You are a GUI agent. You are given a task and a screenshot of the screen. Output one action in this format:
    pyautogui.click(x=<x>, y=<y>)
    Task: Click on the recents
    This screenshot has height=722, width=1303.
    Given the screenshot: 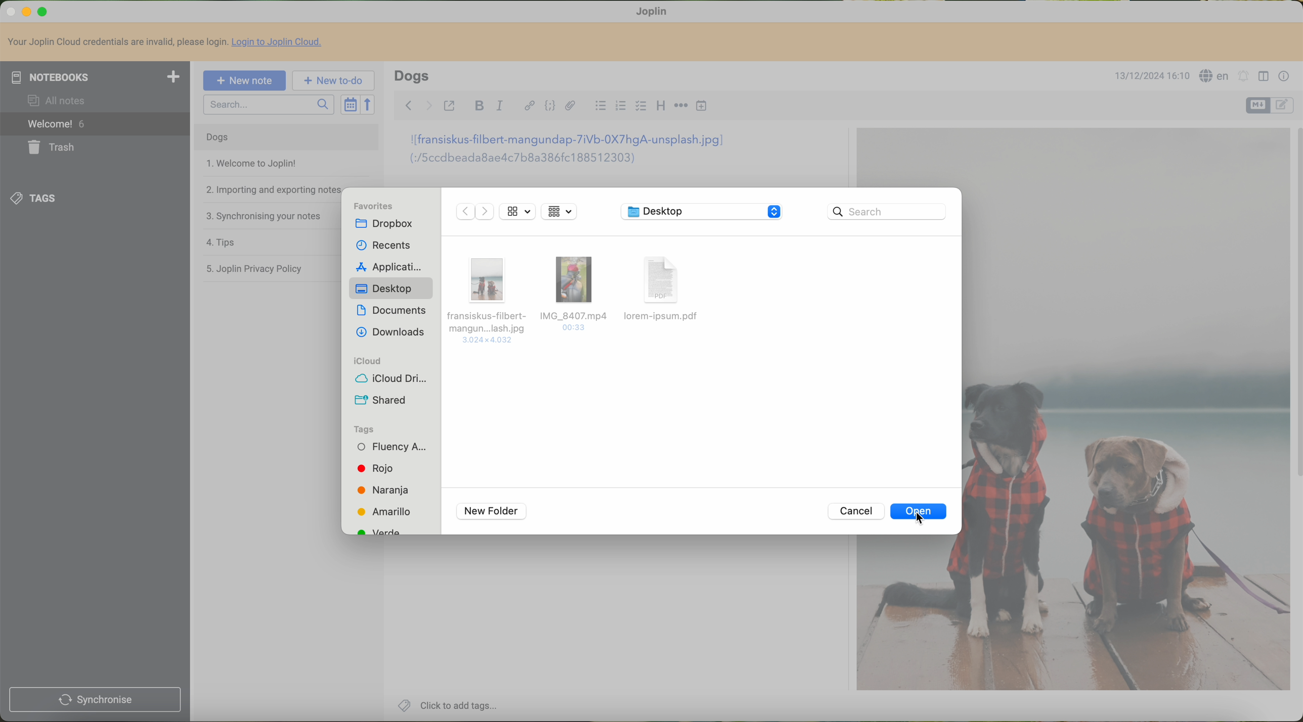 What is the action you would take?
    pyautogui.click(x=381, y=244)
    